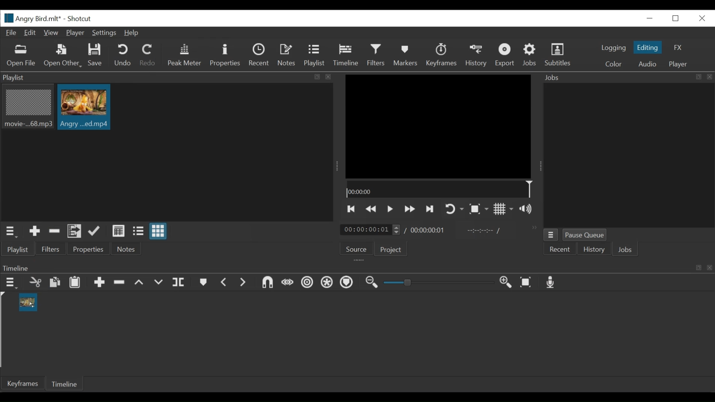  I want to click on Append, so click(99, 283).